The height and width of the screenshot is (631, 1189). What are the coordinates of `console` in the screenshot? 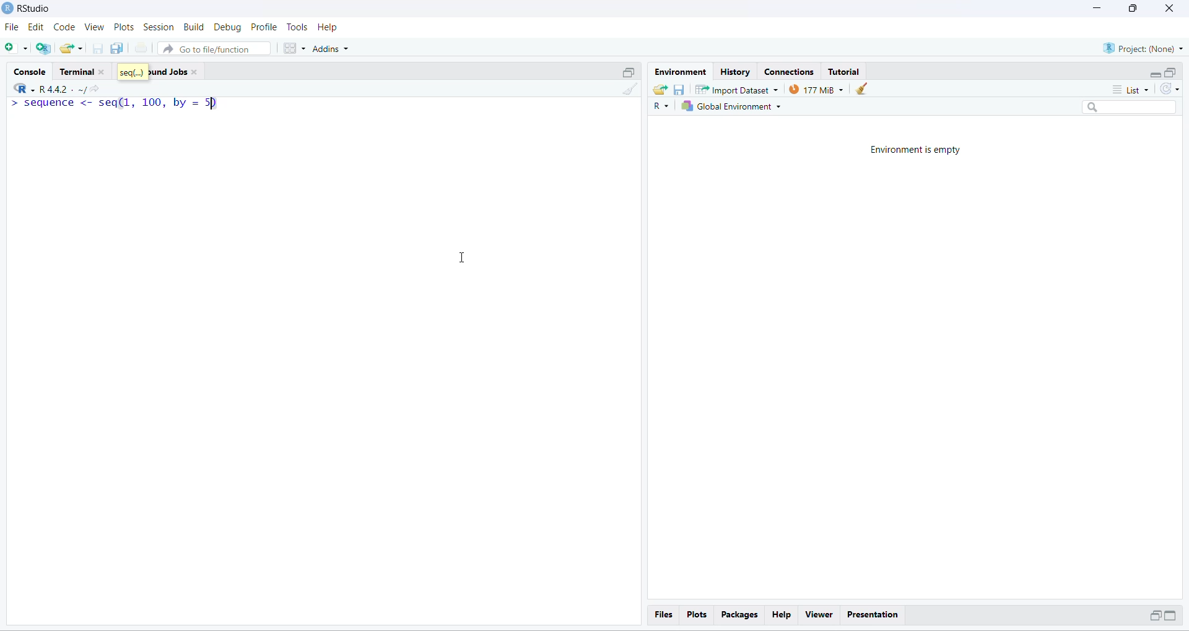 It's located at (32, 72).